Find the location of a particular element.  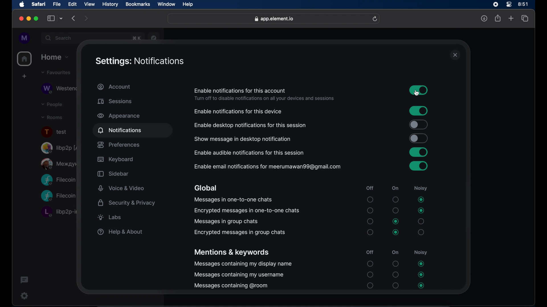

threads is located at coordinates (25, 280).